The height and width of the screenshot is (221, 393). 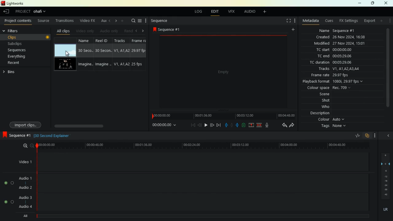 I want to click on tracks V1, A1, A2, A3, A4, so click(x=342, y=69).